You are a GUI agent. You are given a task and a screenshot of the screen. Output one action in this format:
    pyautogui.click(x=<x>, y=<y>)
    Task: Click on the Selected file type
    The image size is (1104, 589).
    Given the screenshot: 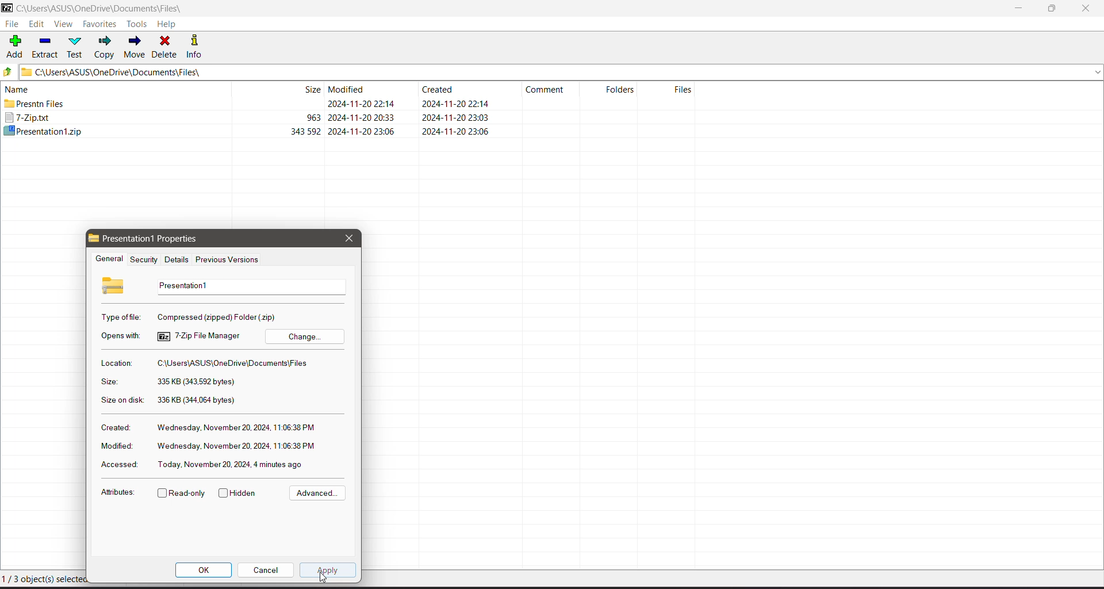 What is the action you would take?
    pyautogui.click(x=218, y=316)
    